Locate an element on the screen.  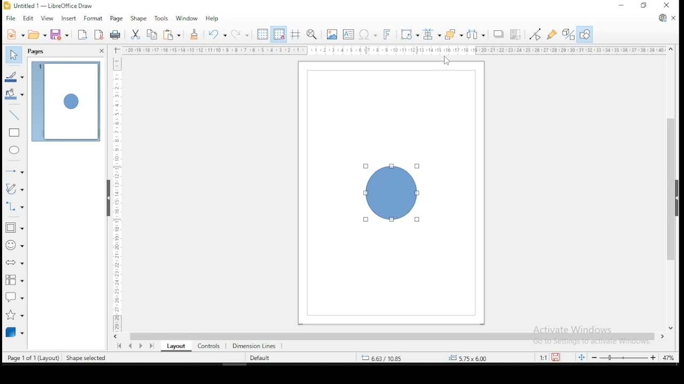
insert line is located at coordinates (14, 114).